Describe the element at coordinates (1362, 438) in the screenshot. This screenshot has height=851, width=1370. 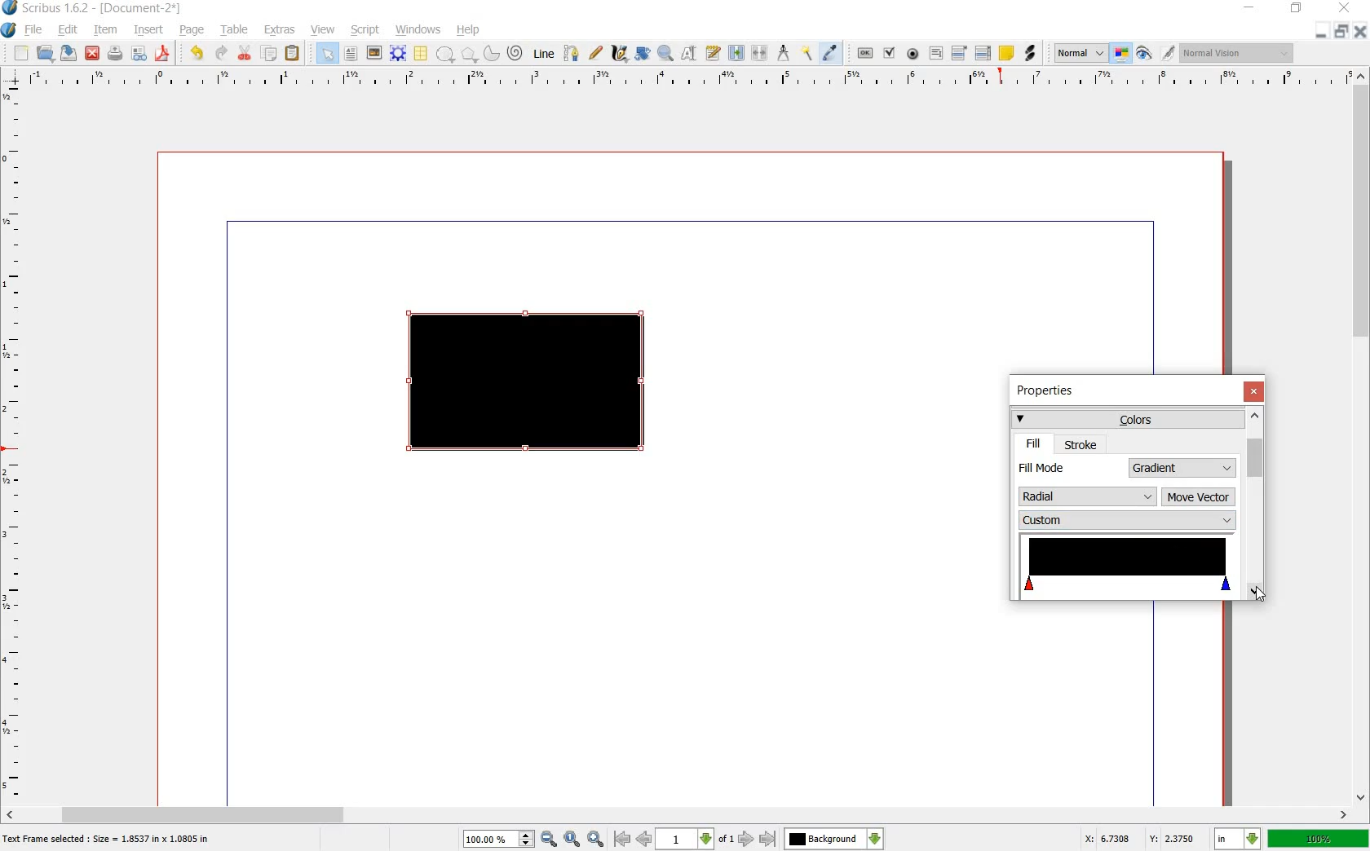
I see `scroll bar` at that location.